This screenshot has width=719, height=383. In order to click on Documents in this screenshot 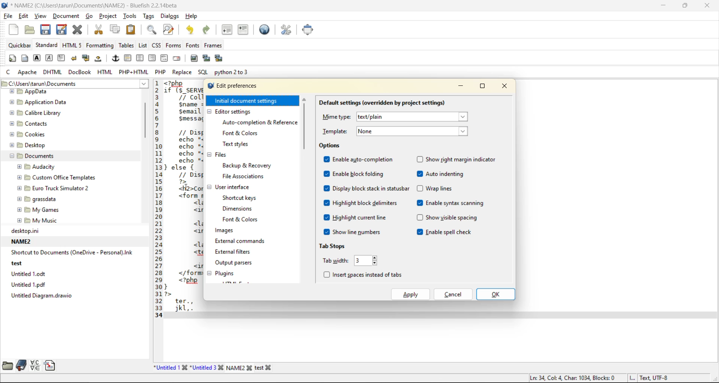, I will do `click(34, 155)`.